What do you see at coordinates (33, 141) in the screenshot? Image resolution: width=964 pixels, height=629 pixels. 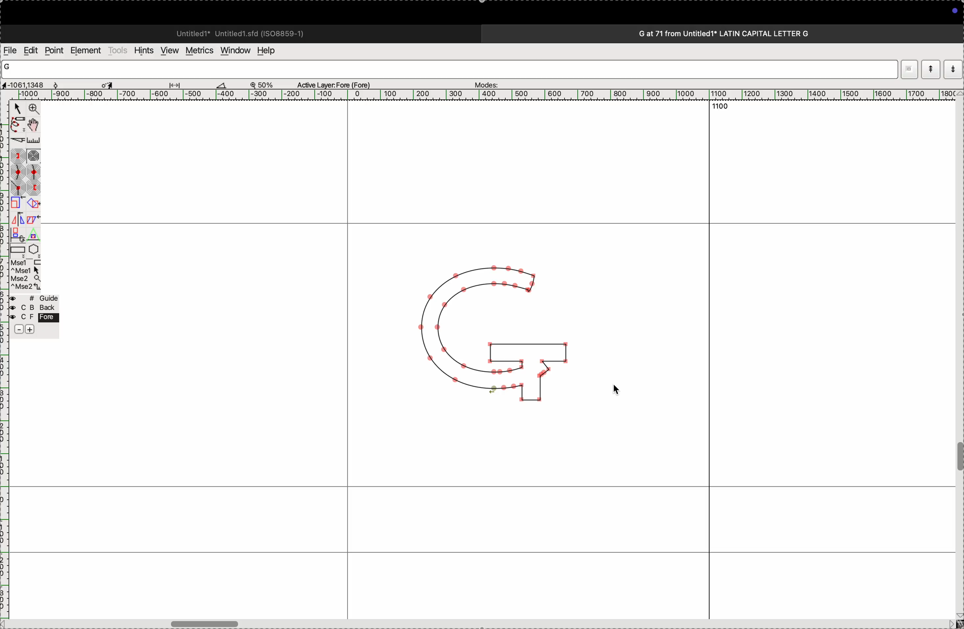 I see `ruler` at bounding box center [33, 141].